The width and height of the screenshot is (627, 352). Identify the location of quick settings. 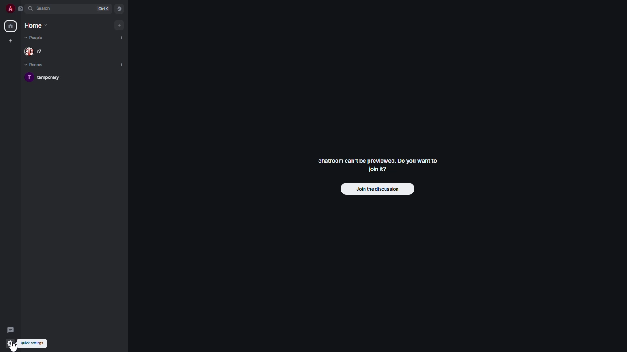
(11, 342).